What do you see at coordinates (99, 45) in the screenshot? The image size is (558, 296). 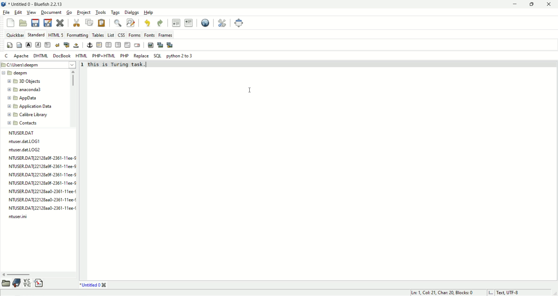 I see `horizontal rule` at bounding box center [99, 45].